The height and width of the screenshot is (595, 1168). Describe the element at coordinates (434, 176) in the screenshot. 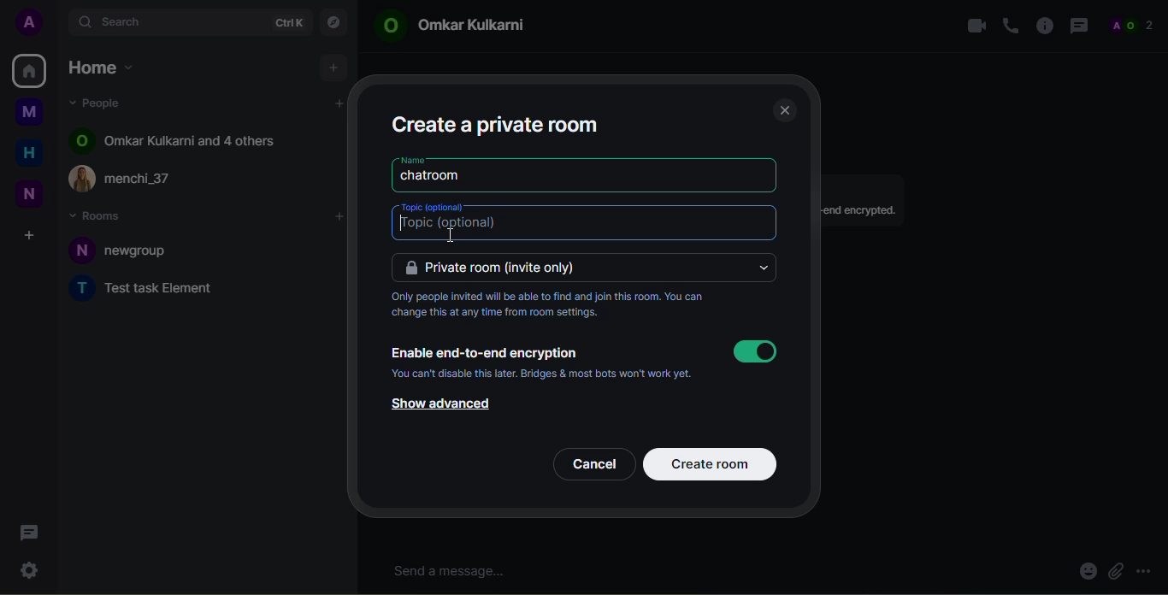

I see `chatroom` at that location.